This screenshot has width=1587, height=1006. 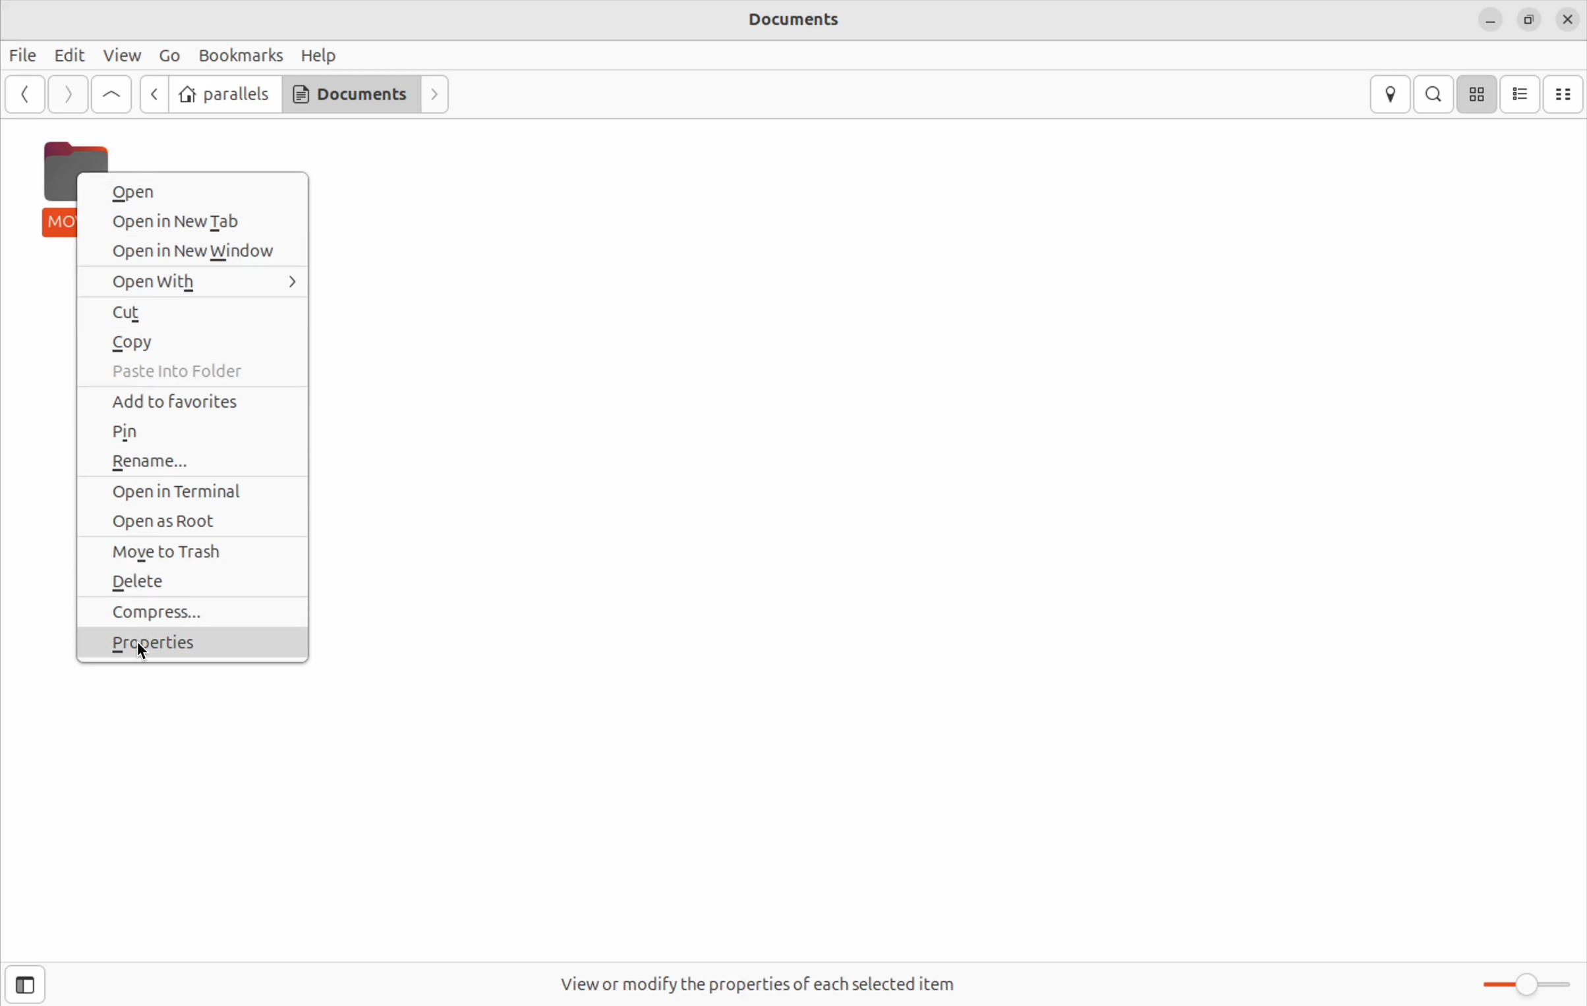 What do you see at coordinates (198, 647) in the screenshot?
I see `Properties` at bounding box center [198, 647].